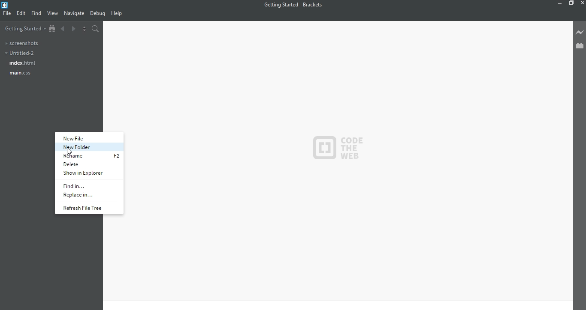  I want to click on show in explorer, so click(85, 173).